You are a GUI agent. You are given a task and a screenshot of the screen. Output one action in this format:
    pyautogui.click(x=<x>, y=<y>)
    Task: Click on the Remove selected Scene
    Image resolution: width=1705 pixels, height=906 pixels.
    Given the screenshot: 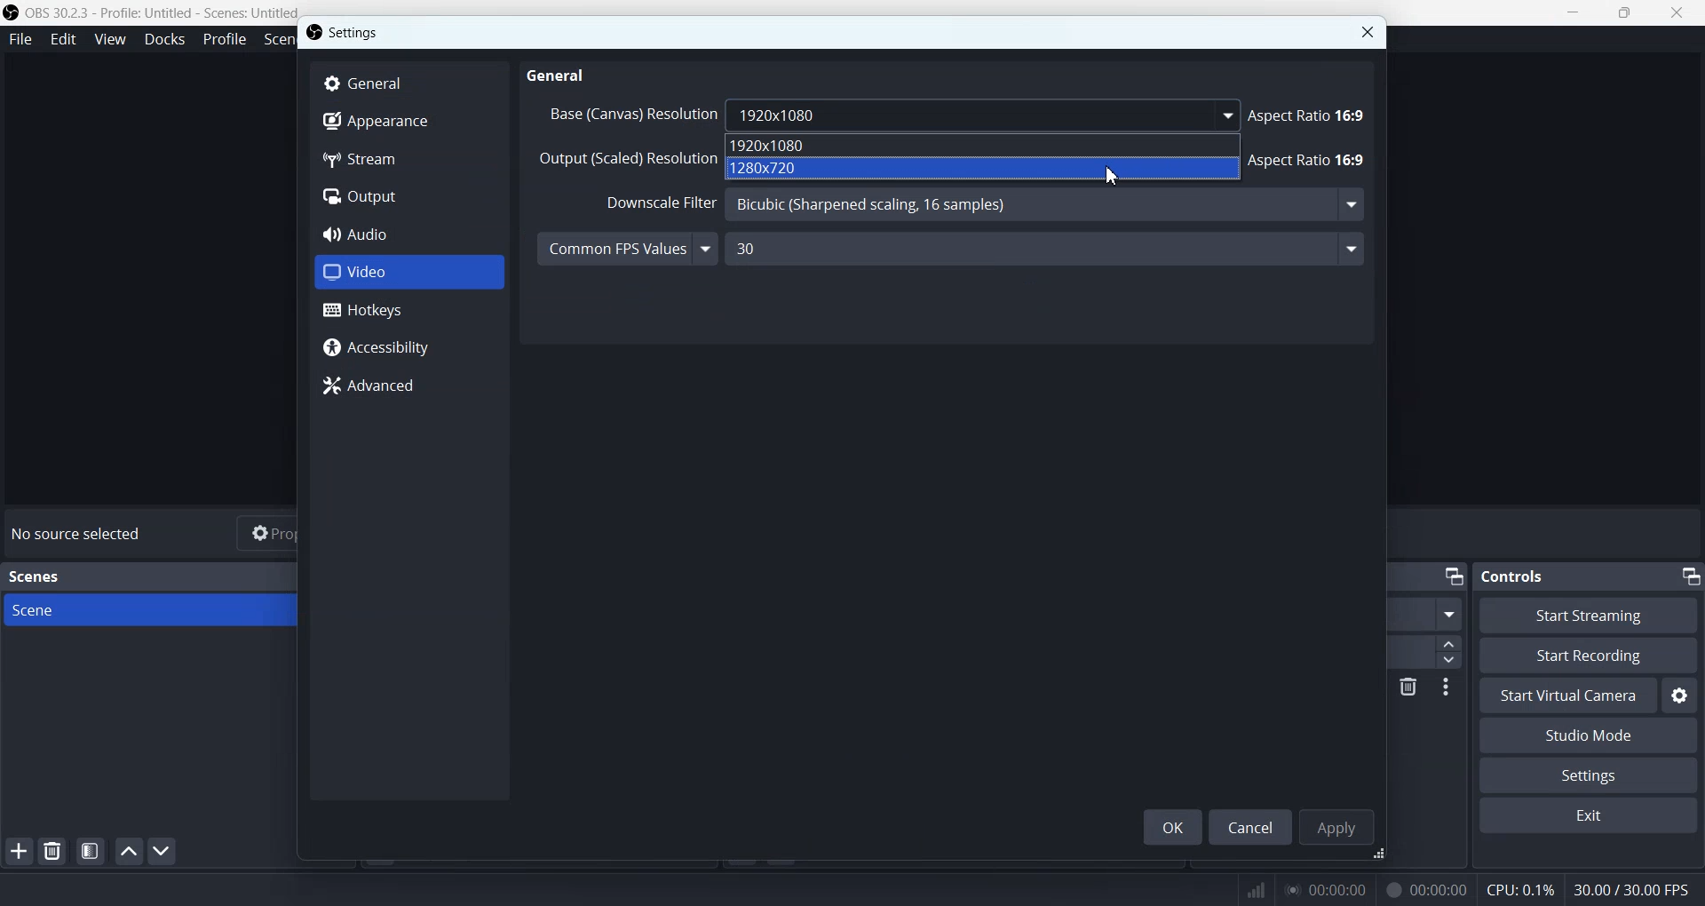 What is the action you would take?
    pyautogui.click(x=53, y=851)
    